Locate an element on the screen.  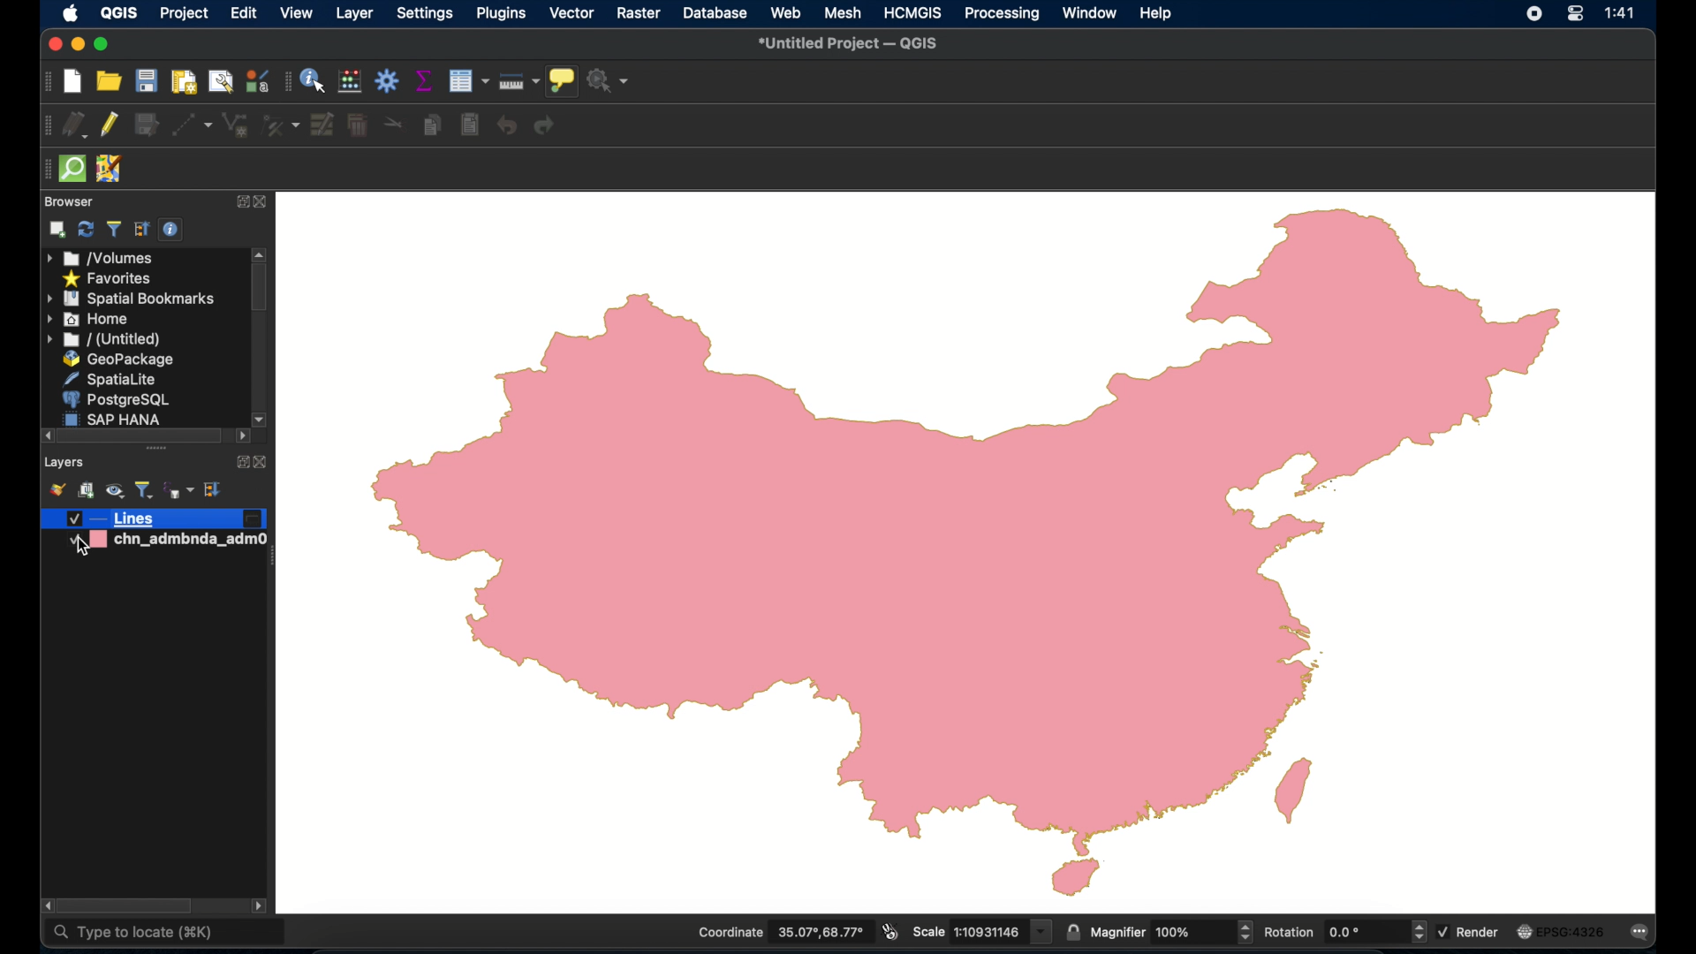
map is located at coordinates (966, 551).